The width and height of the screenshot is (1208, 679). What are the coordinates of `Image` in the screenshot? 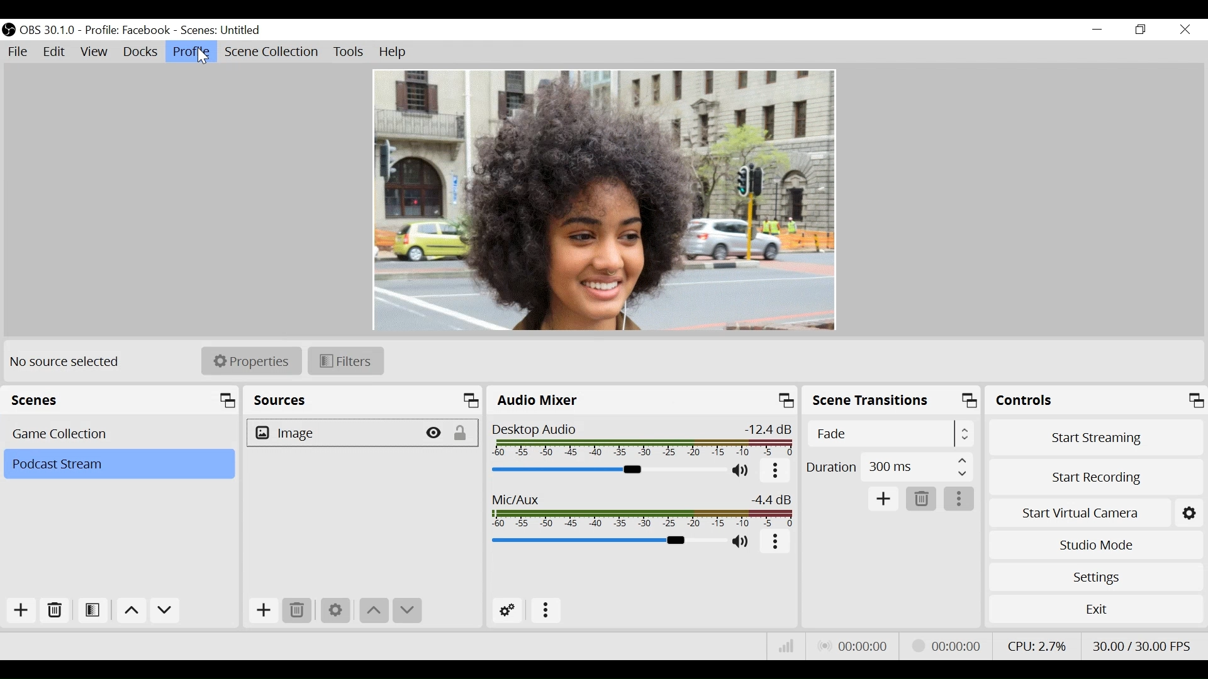 It's located at (333, 434).